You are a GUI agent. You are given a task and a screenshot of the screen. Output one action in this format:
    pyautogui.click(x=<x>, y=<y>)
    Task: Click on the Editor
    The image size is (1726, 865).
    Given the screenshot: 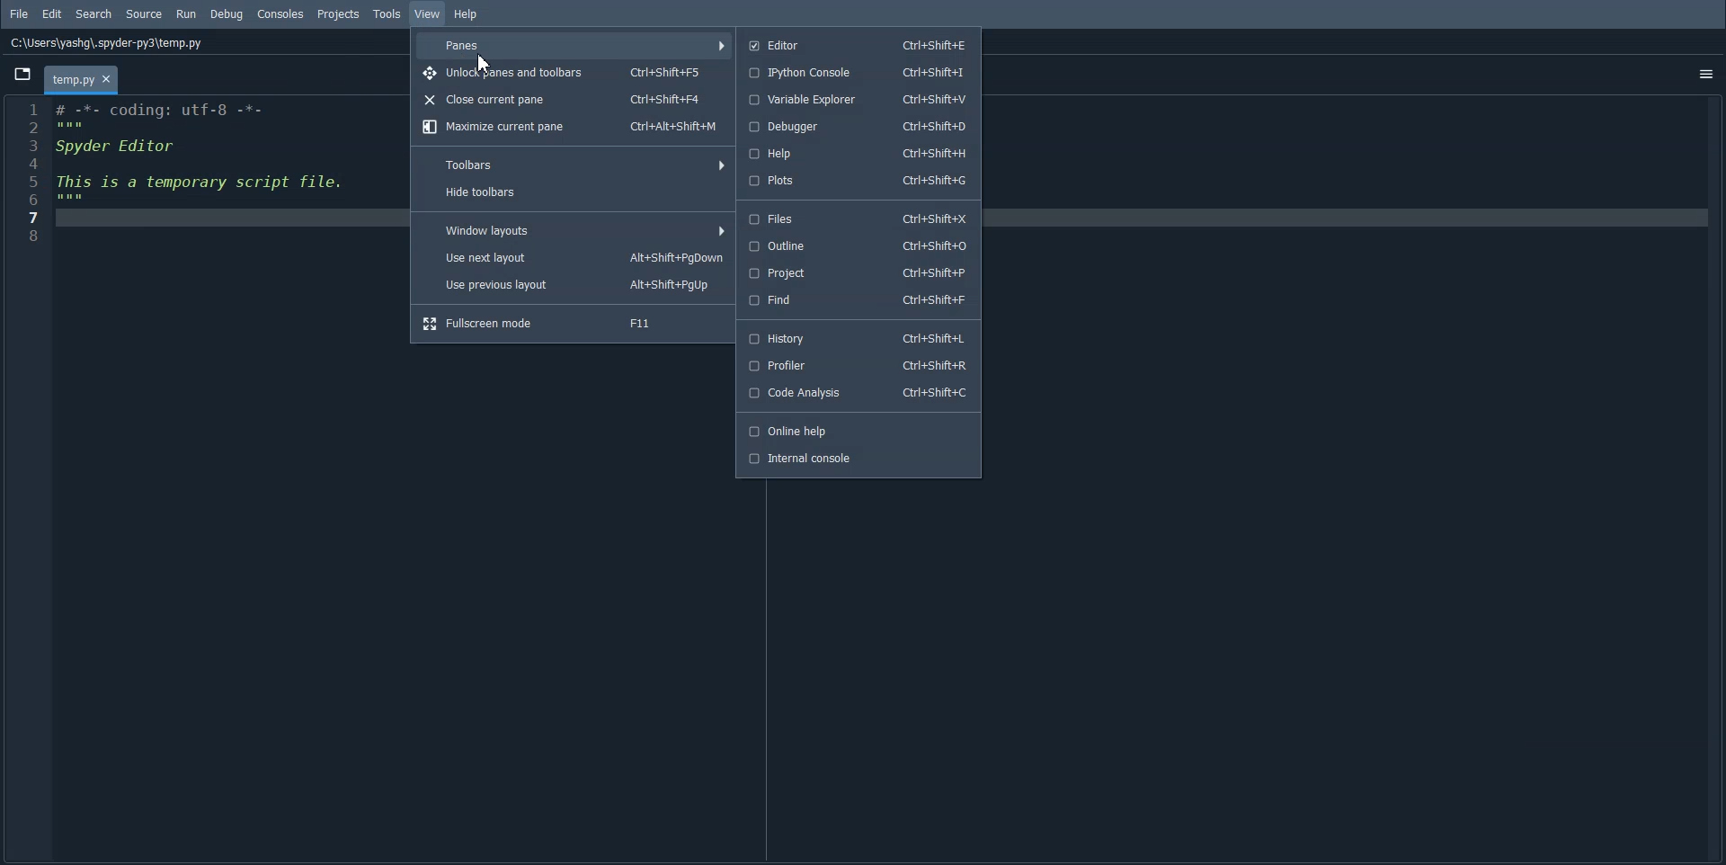 What is the action you would take?
    pyautogui.click(x=857, y=45)
    